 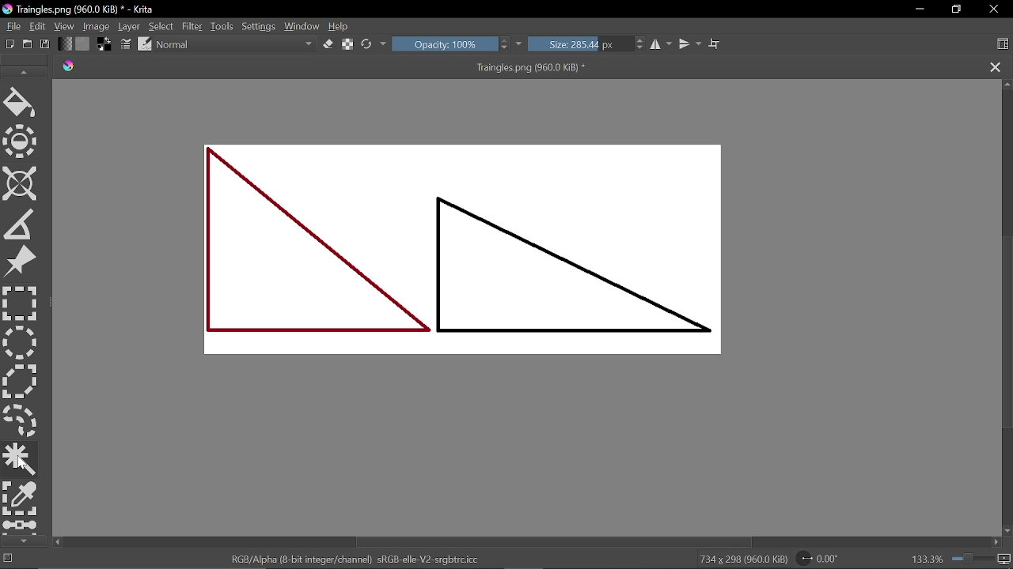 What do you see at coordinates (9, 560) in the screenshot?
I see `No selection` at bounding box center [9, 560].